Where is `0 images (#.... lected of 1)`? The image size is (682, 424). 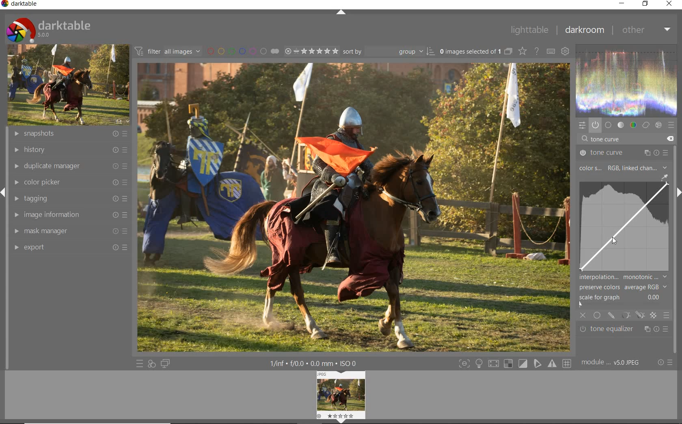
0 images (#.... lected of 1) is located at coordinates (475, 51).